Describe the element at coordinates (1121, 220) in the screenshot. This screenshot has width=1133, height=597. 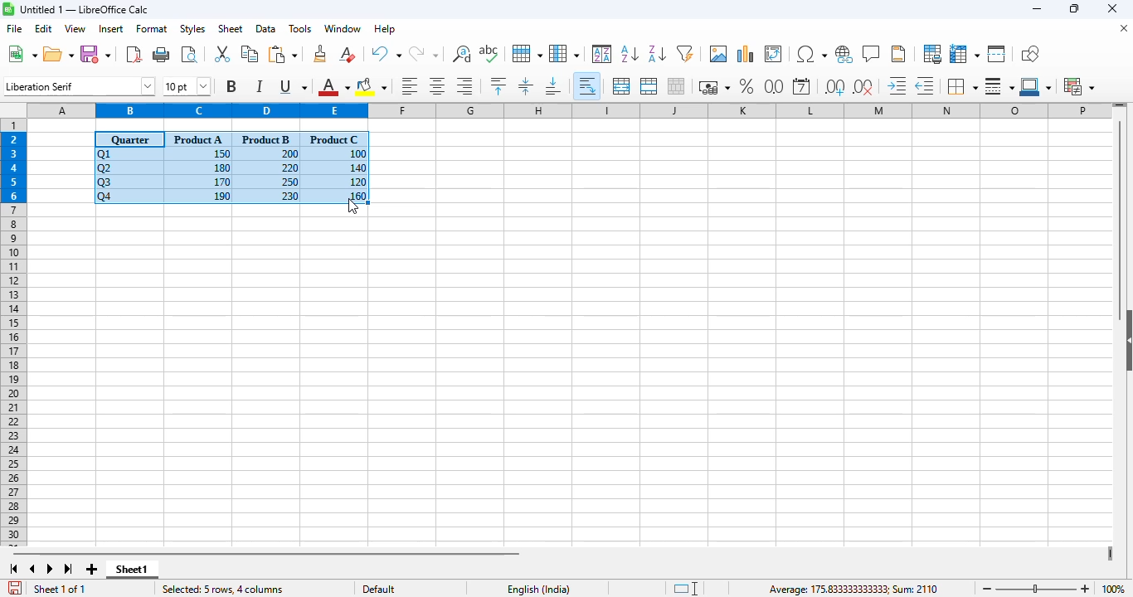
I see `vertical scroll bar` at that location.